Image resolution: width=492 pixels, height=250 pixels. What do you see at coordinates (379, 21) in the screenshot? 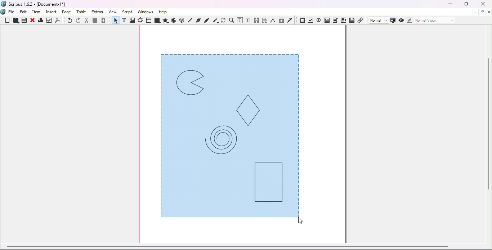
I see `Select image preview quality` at bounding box center [379, 21].